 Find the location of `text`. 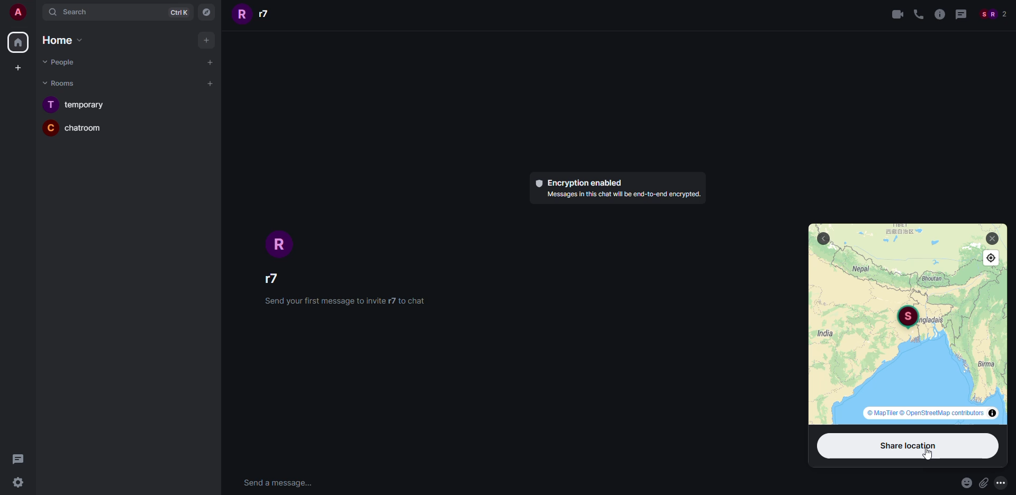

text is located at coordinates (622, 195).